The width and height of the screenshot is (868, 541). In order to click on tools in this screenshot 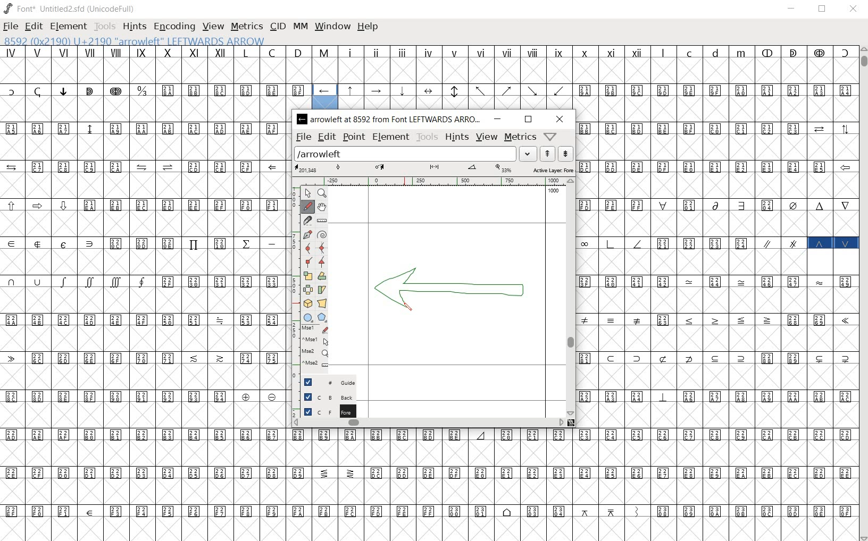, I will do `click(427, 137)`.